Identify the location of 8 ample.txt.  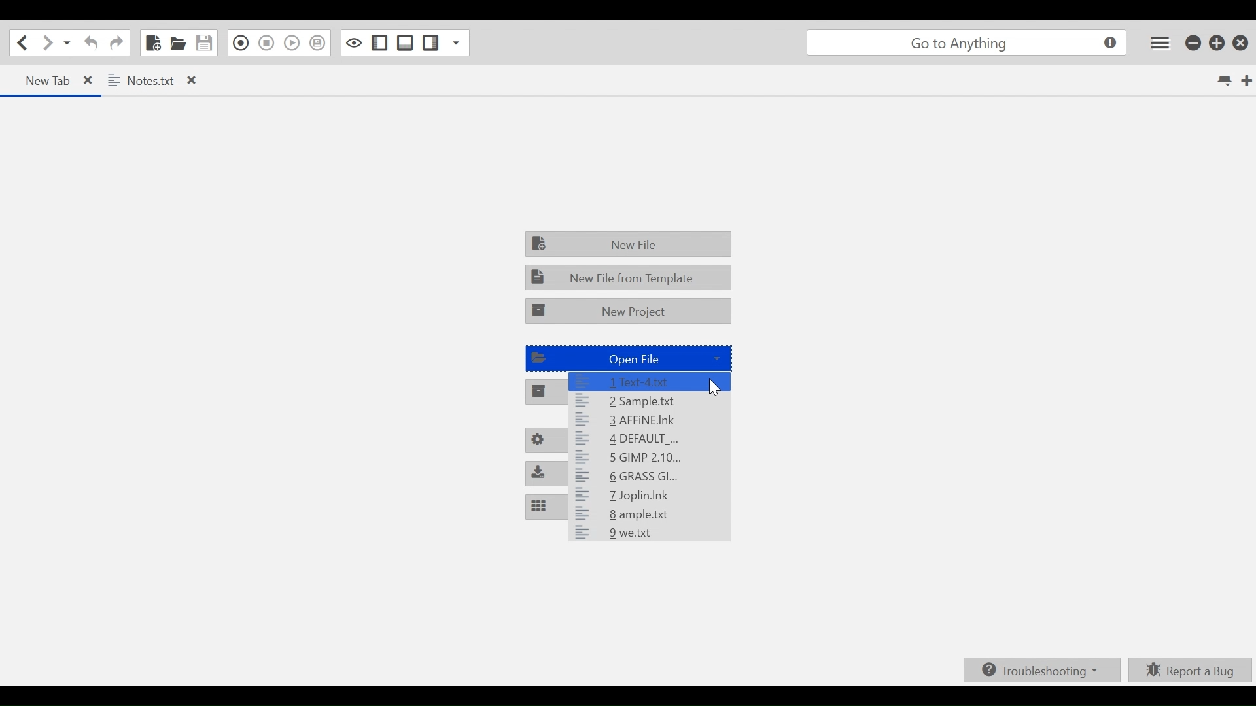
(646, 515).